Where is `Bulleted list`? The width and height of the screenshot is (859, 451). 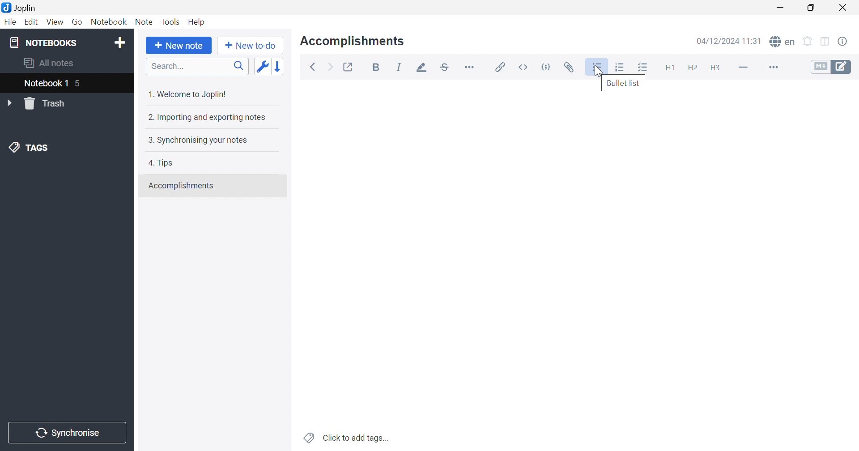
Bulleted list is located at coordinates (598, 68).